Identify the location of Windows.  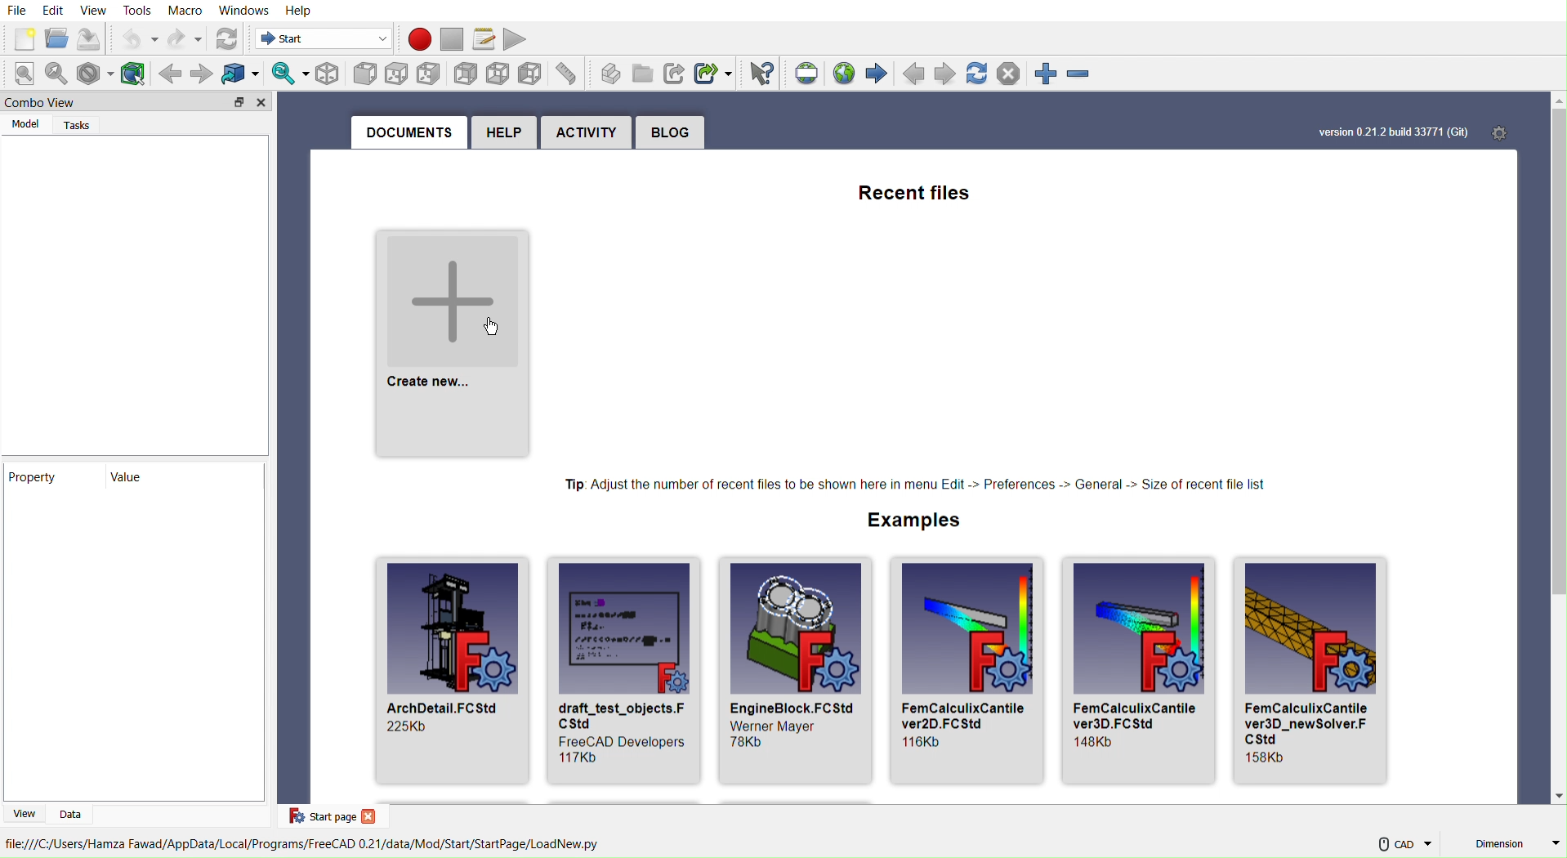
(245, 11).